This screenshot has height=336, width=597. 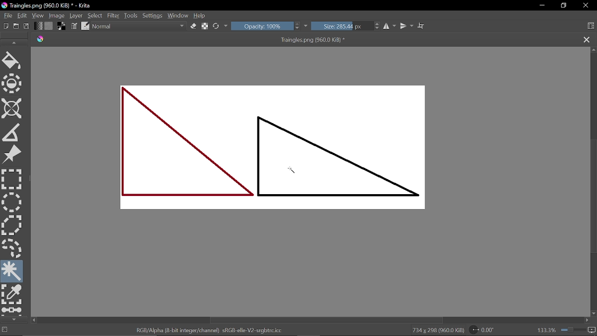 What do you see at coordinates (11, 133) in the screenshot?
I see `Measure the distance between two points` at bounding box center [11, 133].